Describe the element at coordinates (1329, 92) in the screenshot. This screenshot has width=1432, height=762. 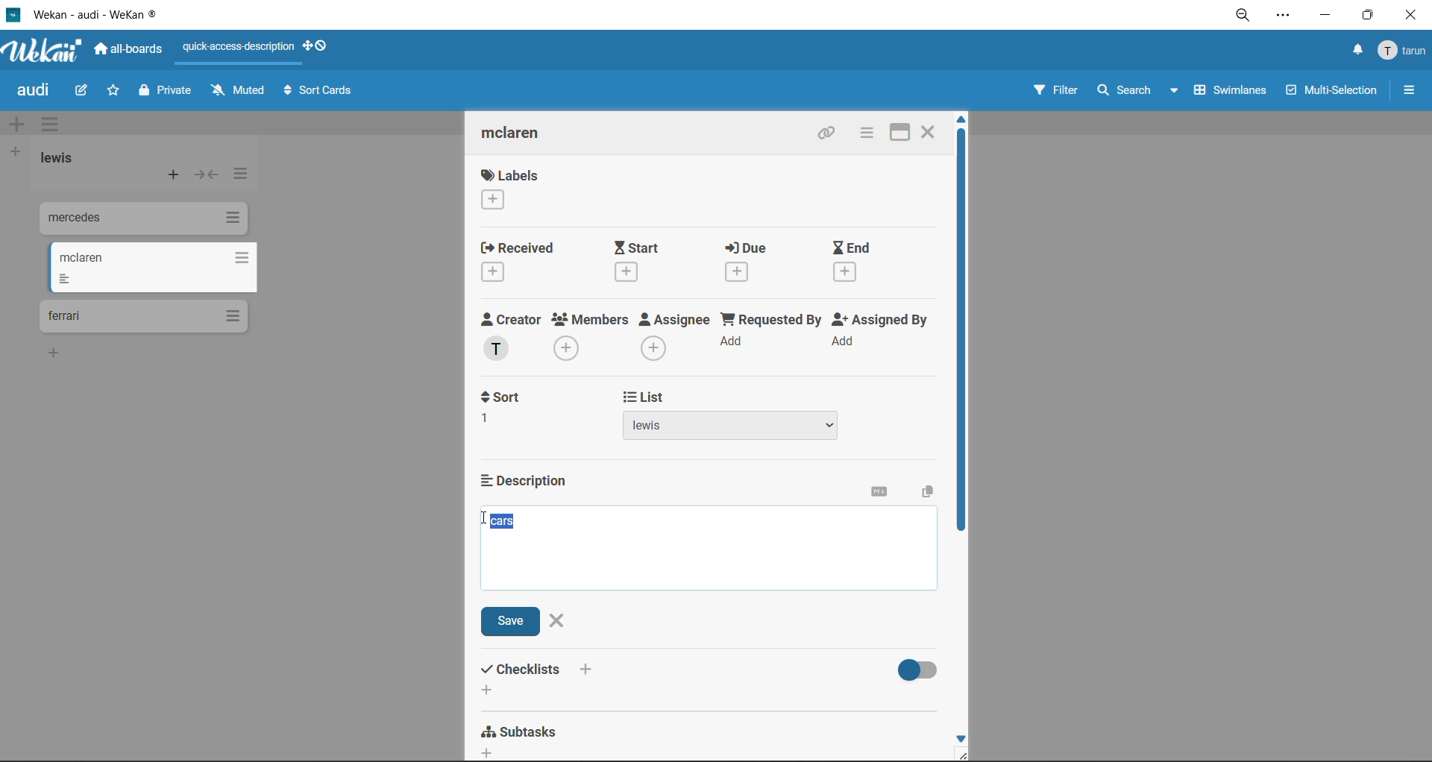
I see `multiselection` at that location.